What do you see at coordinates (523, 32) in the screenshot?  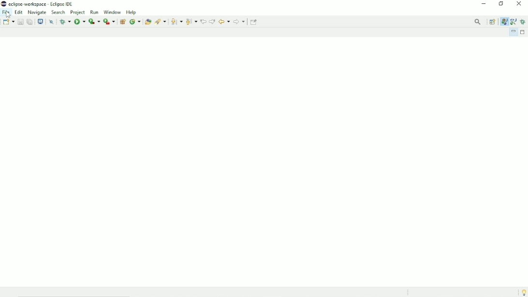 I see `Maximize` at bounding box center [523, 32].